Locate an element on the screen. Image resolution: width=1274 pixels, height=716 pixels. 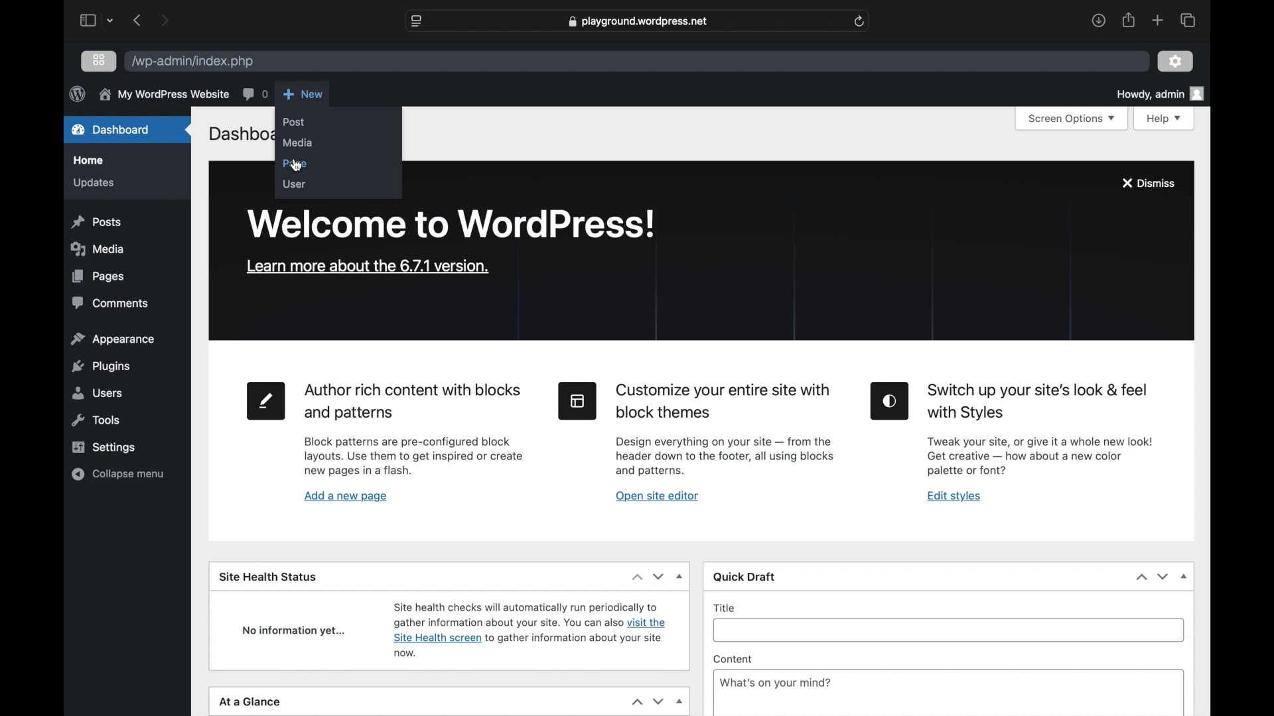
users is located at coordinates (98, 393).